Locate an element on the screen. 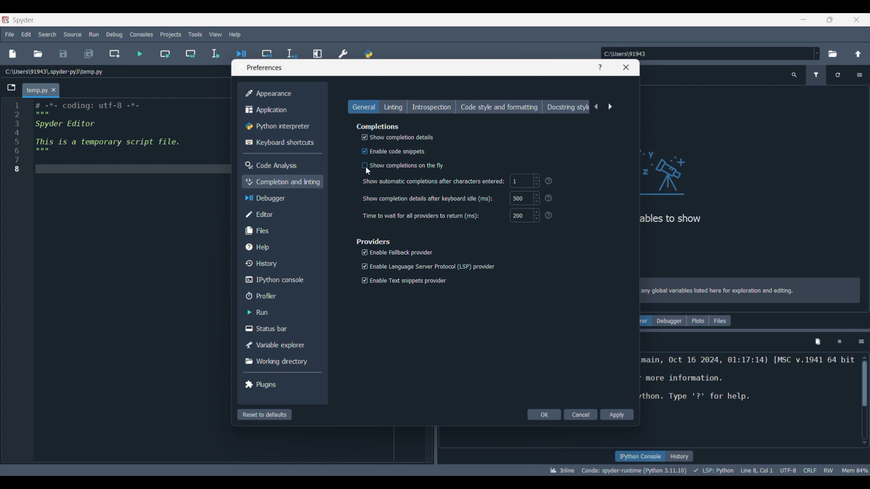 The height and width of the screenshot is (489, 870). Debug cell is located at coordinates (267, 49).